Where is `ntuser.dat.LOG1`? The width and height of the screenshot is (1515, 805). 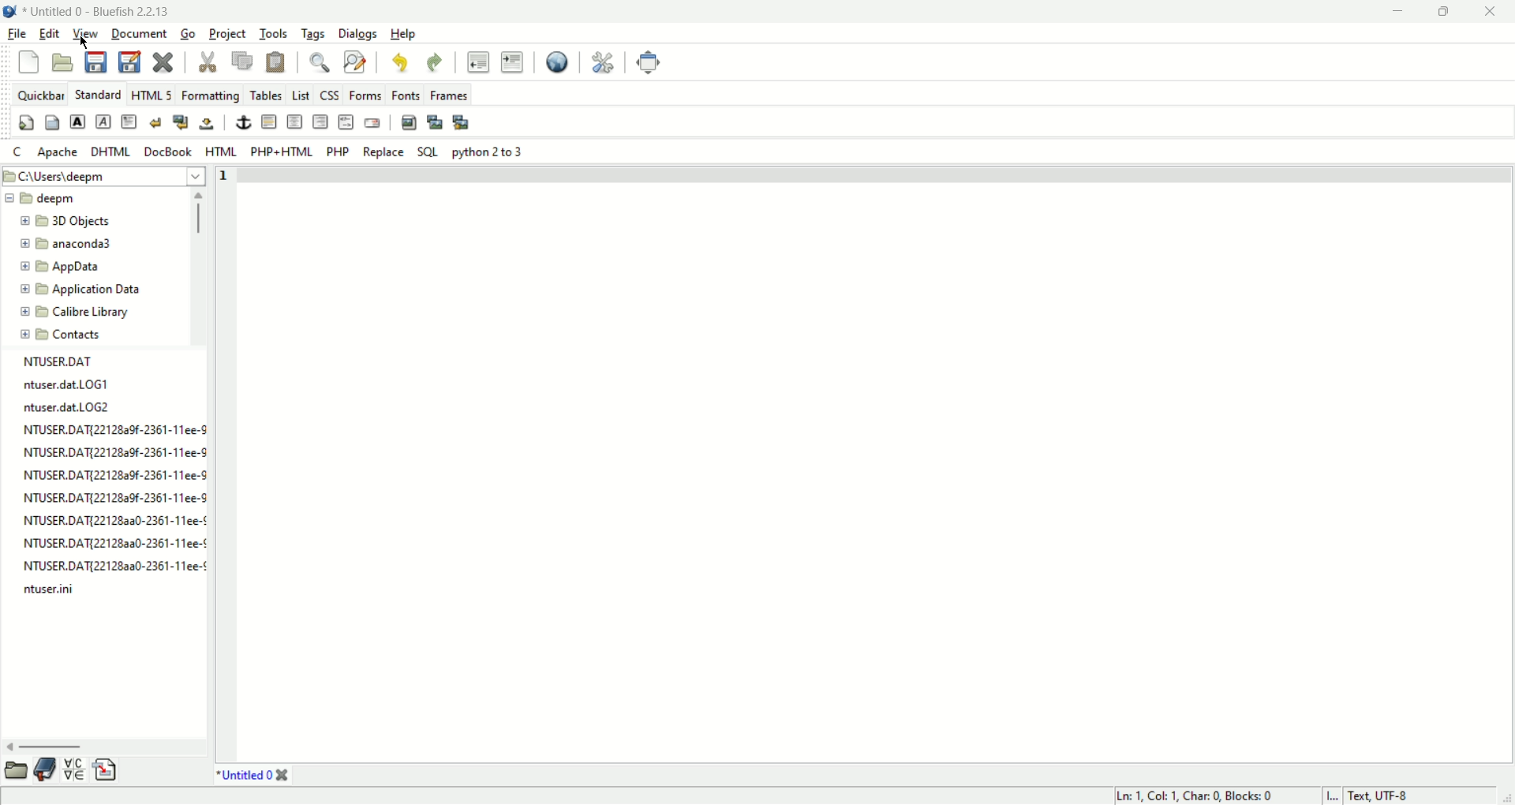 ntuser.dat.LOG1 is located at coordinates (67, 387).